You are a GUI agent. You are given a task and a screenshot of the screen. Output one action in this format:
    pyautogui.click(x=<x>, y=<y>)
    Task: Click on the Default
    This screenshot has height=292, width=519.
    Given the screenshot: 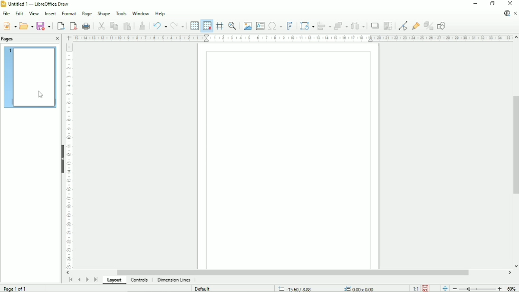 What is the action you would take?
    pyautogui.click(x=203, y=289)
    